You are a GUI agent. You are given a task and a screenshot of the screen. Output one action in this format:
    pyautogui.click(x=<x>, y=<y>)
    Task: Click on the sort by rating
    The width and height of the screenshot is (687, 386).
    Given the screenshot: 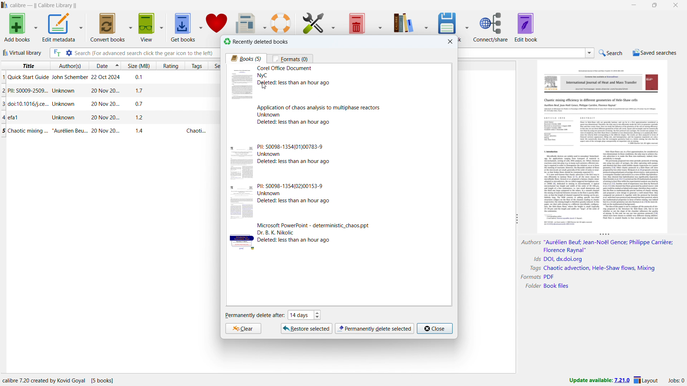 What is the action you would take?
    pyautogui.click(x=171, y=66)
    